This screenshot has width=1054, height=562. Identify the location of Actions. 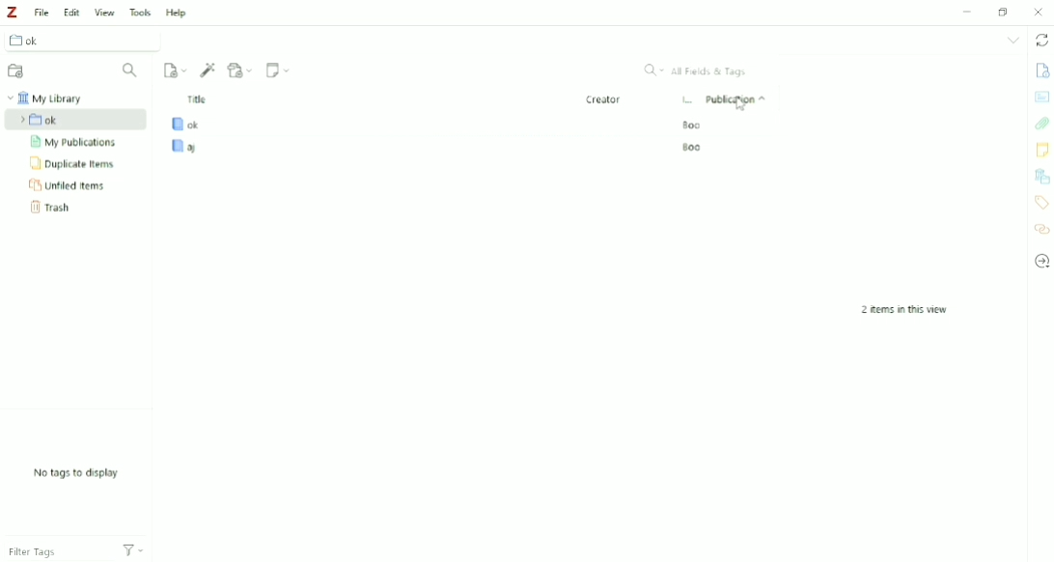
(132, 550).